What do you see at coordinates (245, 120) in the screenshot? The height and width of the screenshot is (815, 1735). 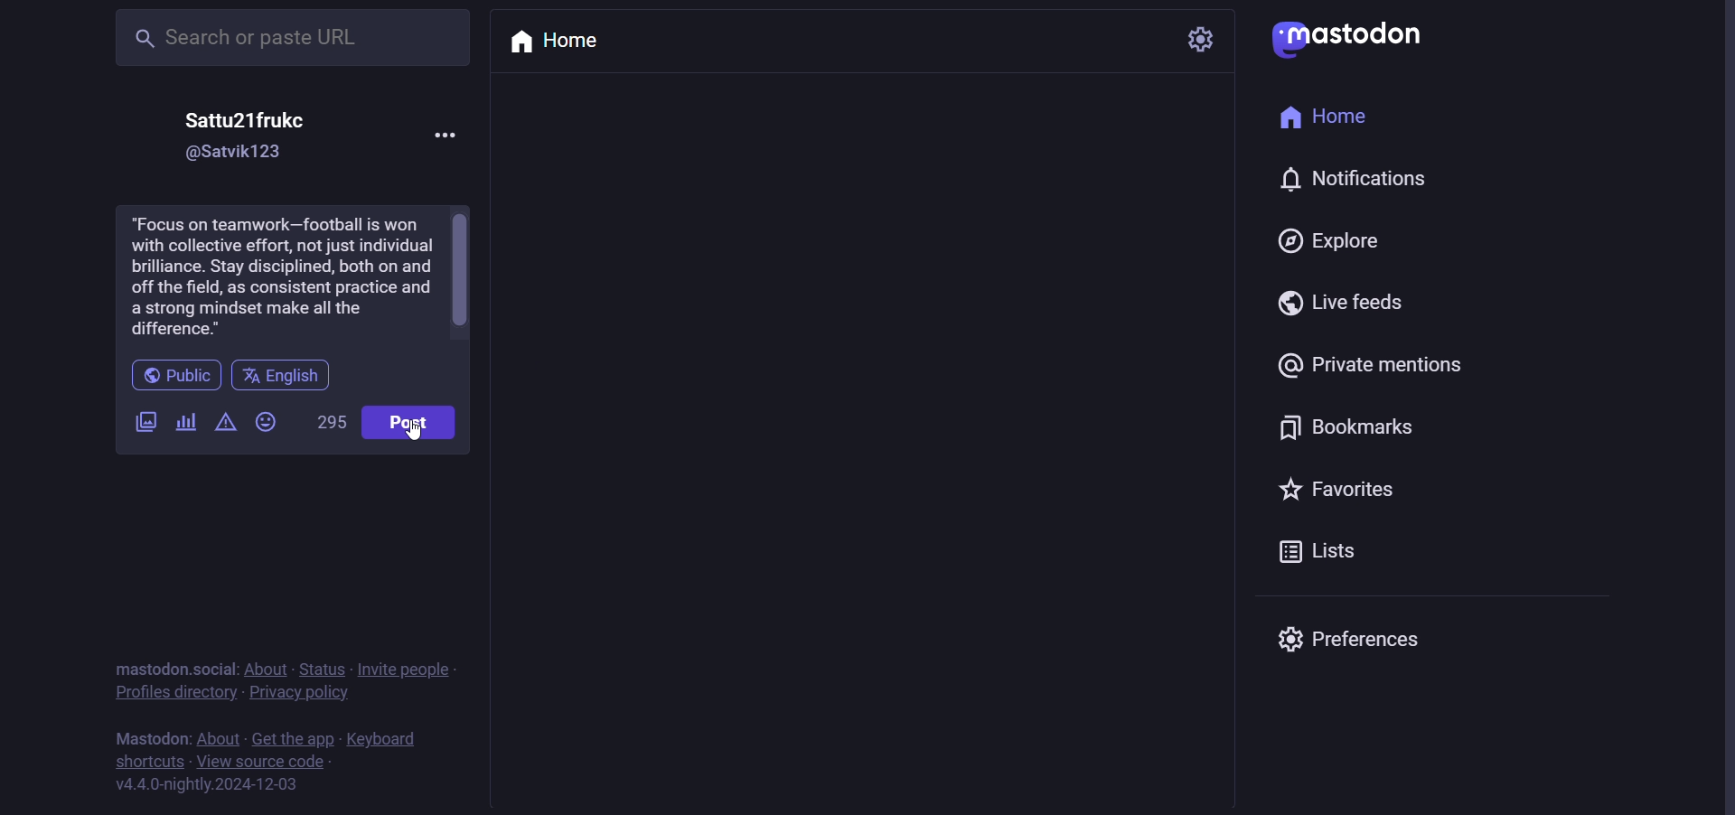 I see `name` at bounding box center [245, 120].